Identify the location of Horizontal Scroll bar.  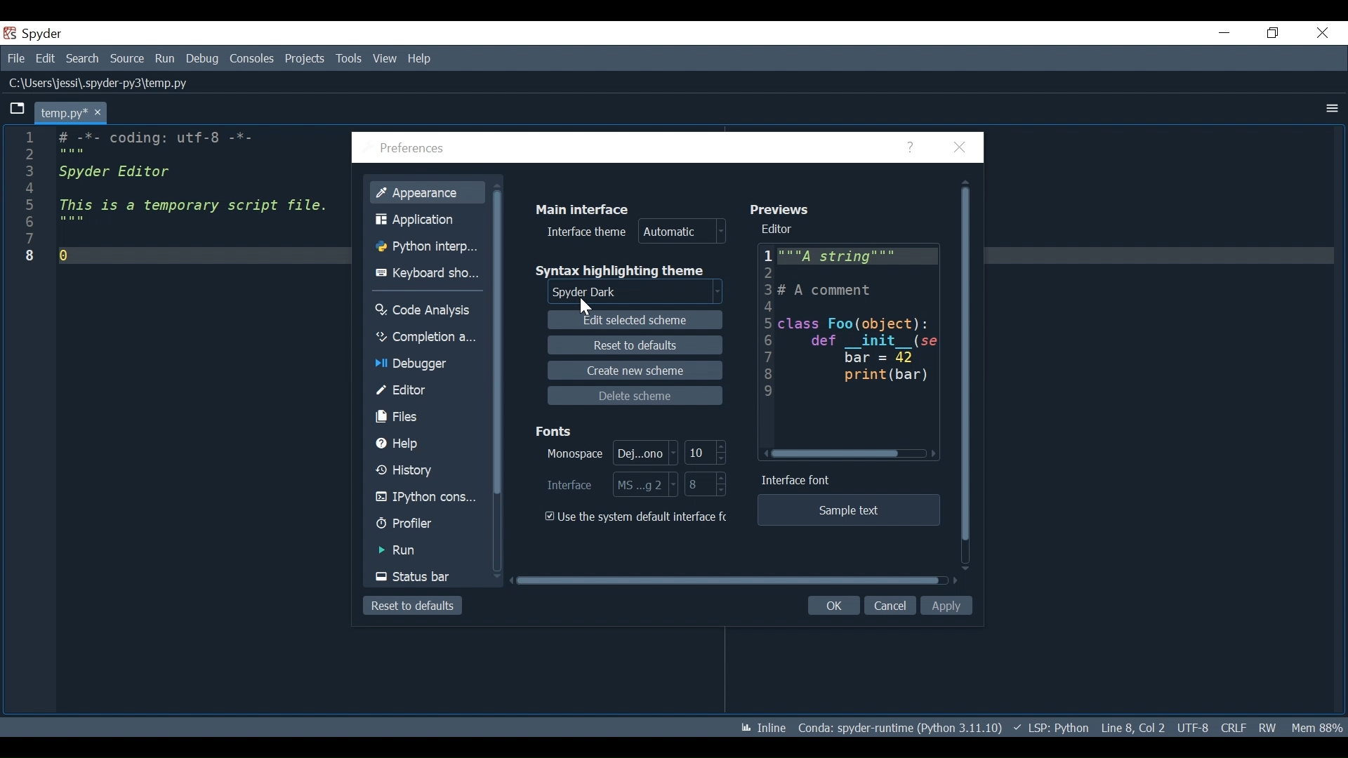
(728, 580).